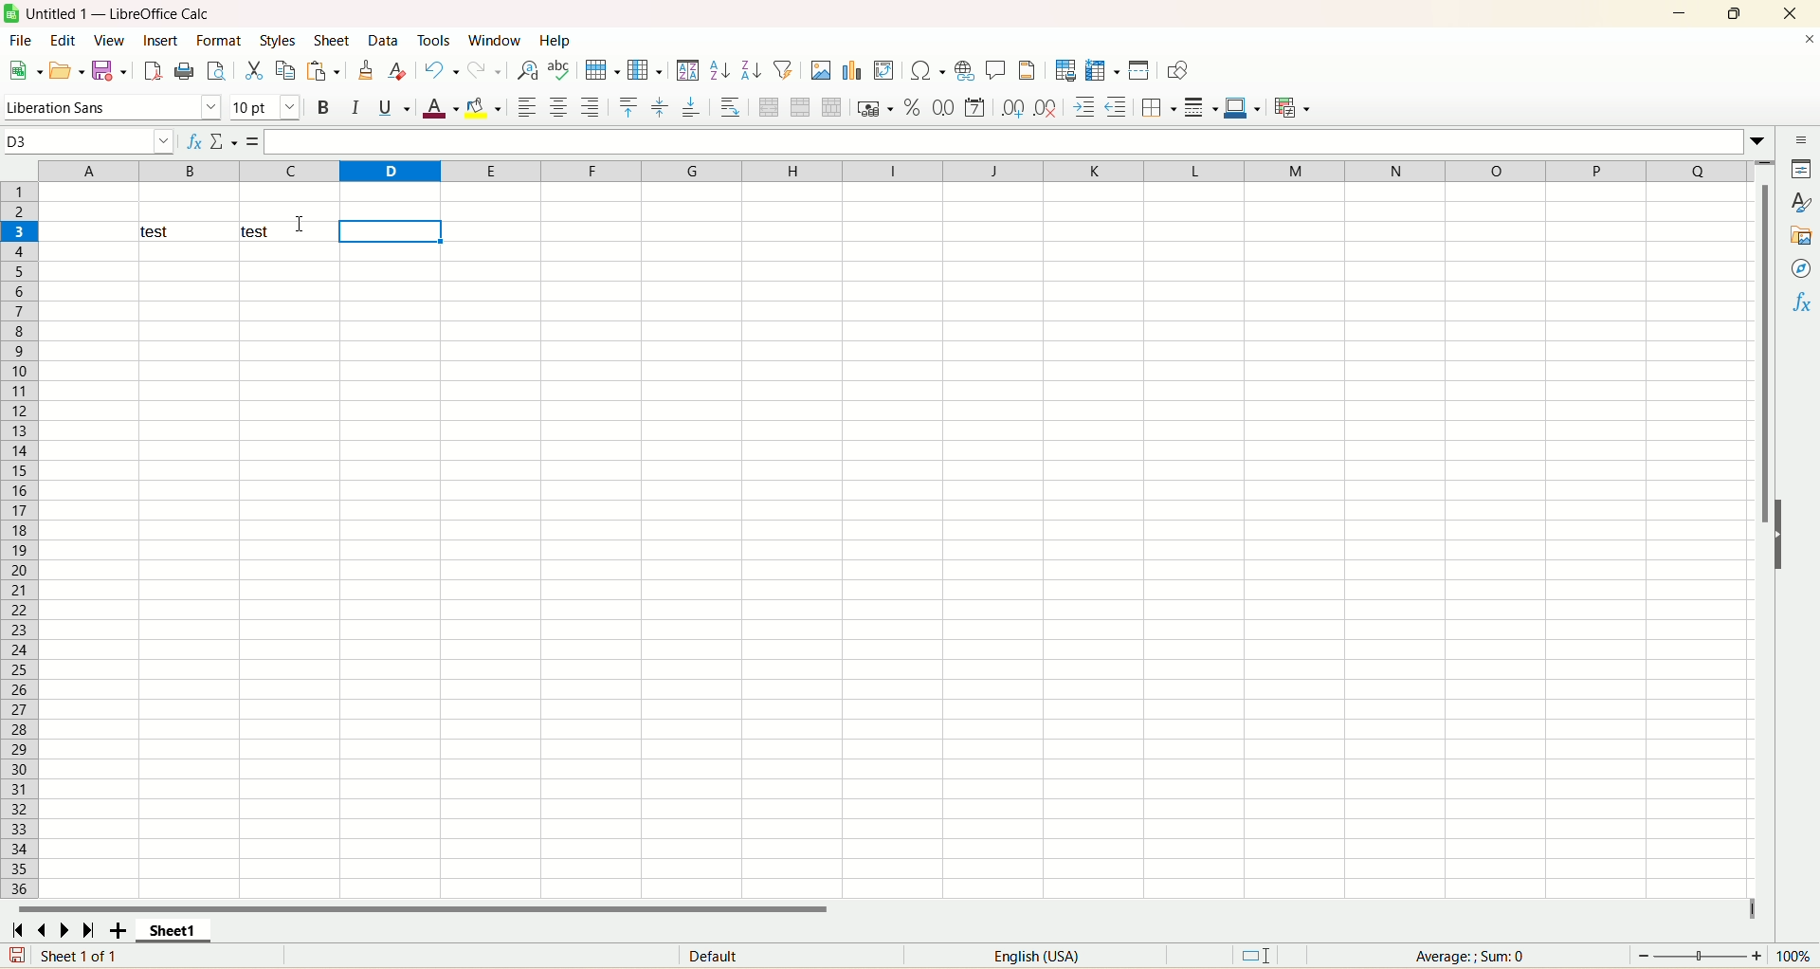 This screenshot has width=1820, height=969. What do you see at coordinates (558, 107) in the screenshot?
I see `align center` at bounding box center [558, 107].